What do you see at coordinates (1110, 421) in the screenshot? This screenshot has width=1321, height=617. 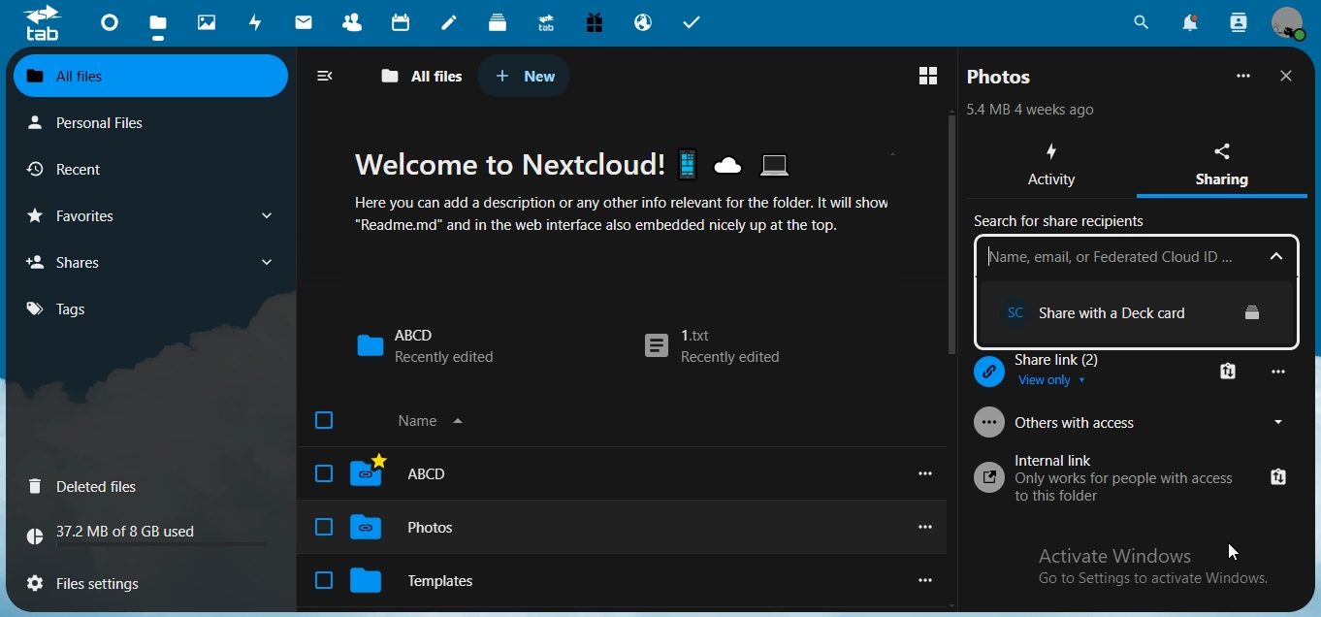 I see `others with access` at bounding box center [1110, 421].